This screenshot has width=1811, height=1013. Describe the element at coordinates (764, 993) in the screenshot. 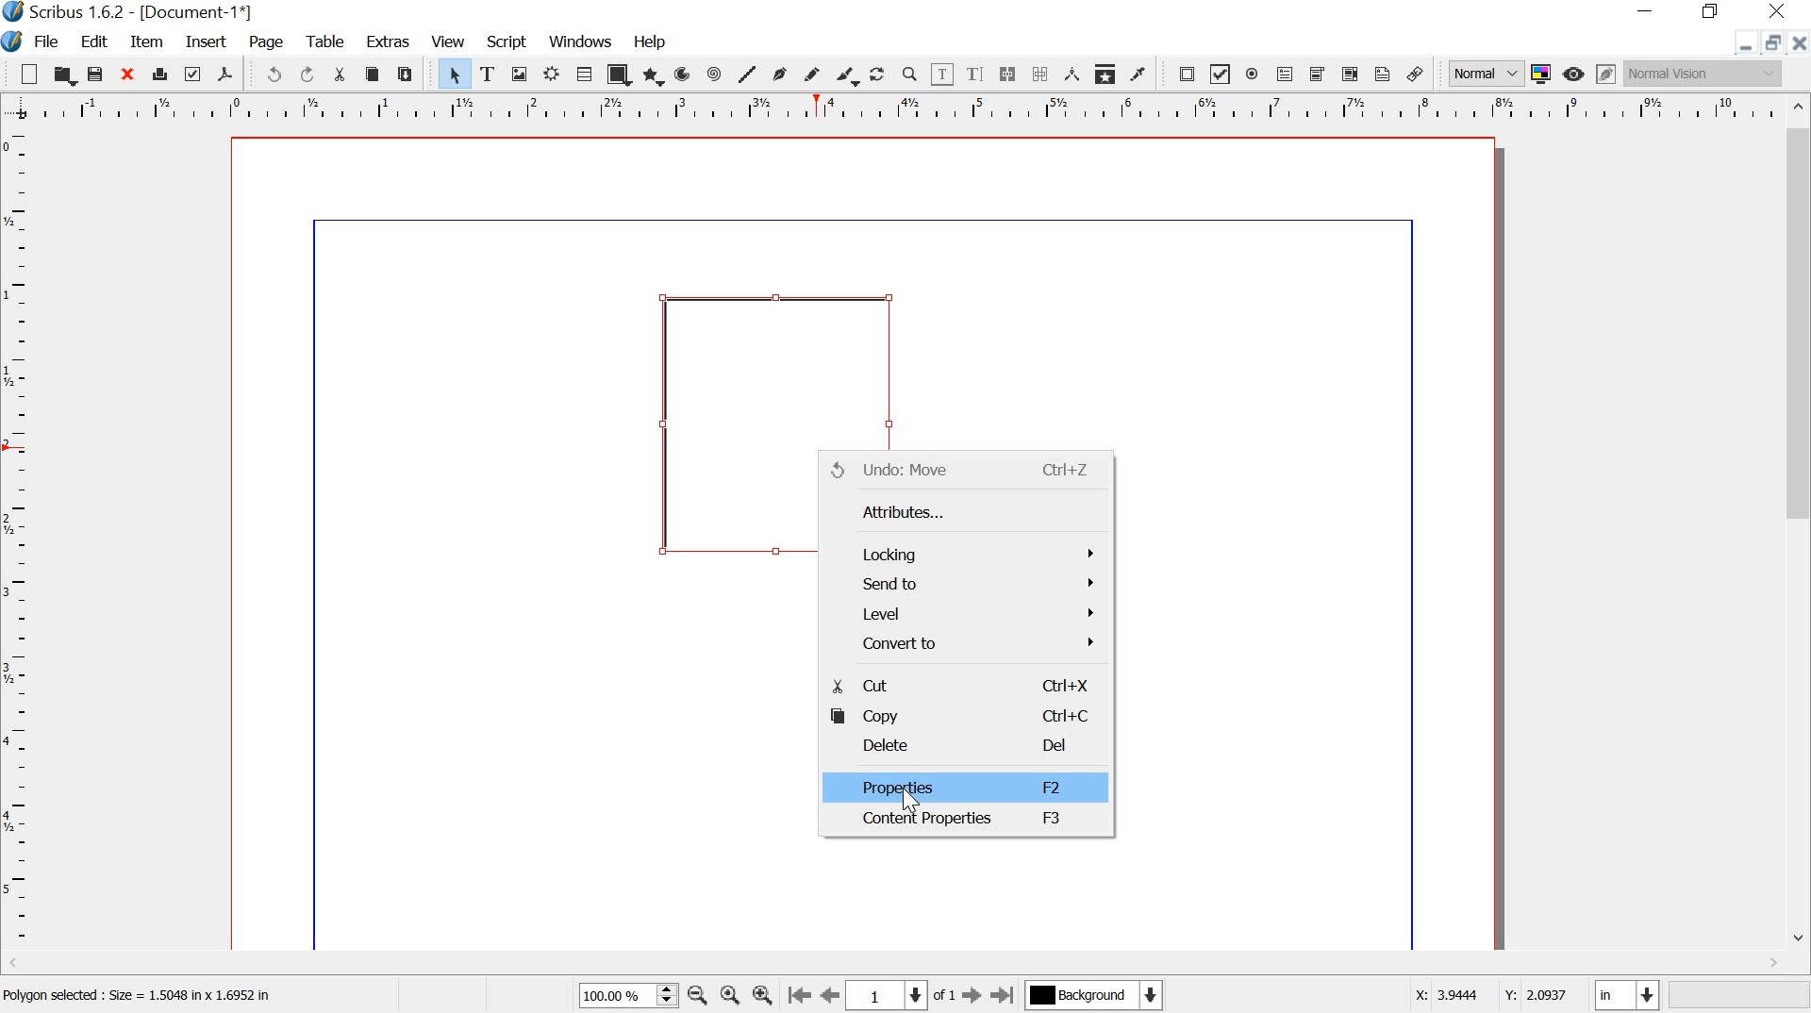

I see `zoom in` at that location.